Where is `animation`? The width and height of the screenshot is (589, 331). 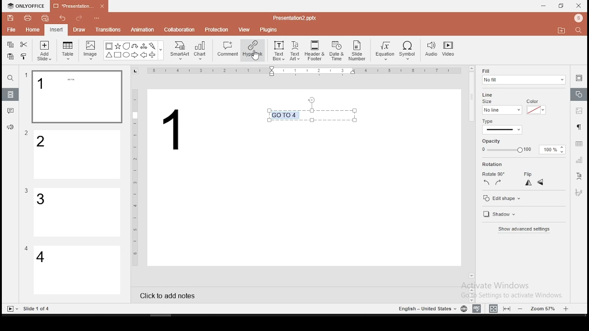 animation is located at coordinates (142, 30).